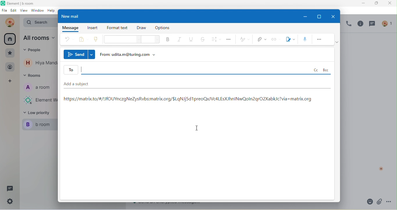 This screenshot has height=210, width=397. What do you see at coordinates (33, 50) in the screenshot?
I see `eople` at bounding box center [33, 50].